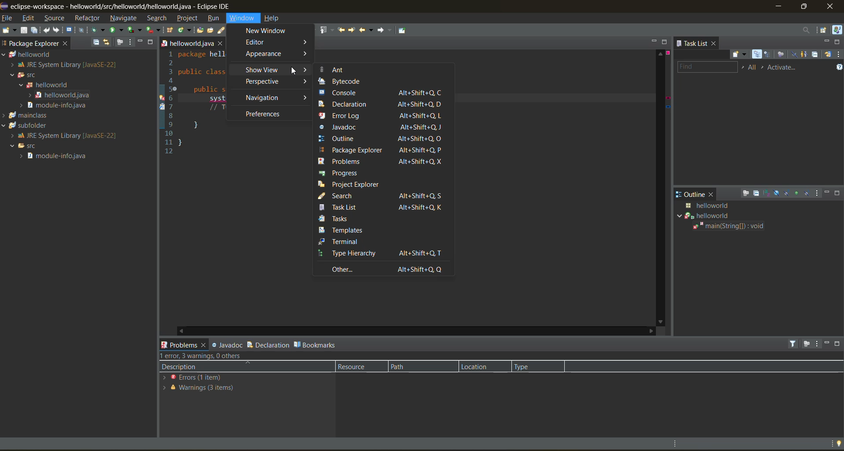 Image resolution: width=844 pixels, height=451 pixels. I want to click on outline, so click(692, 194).